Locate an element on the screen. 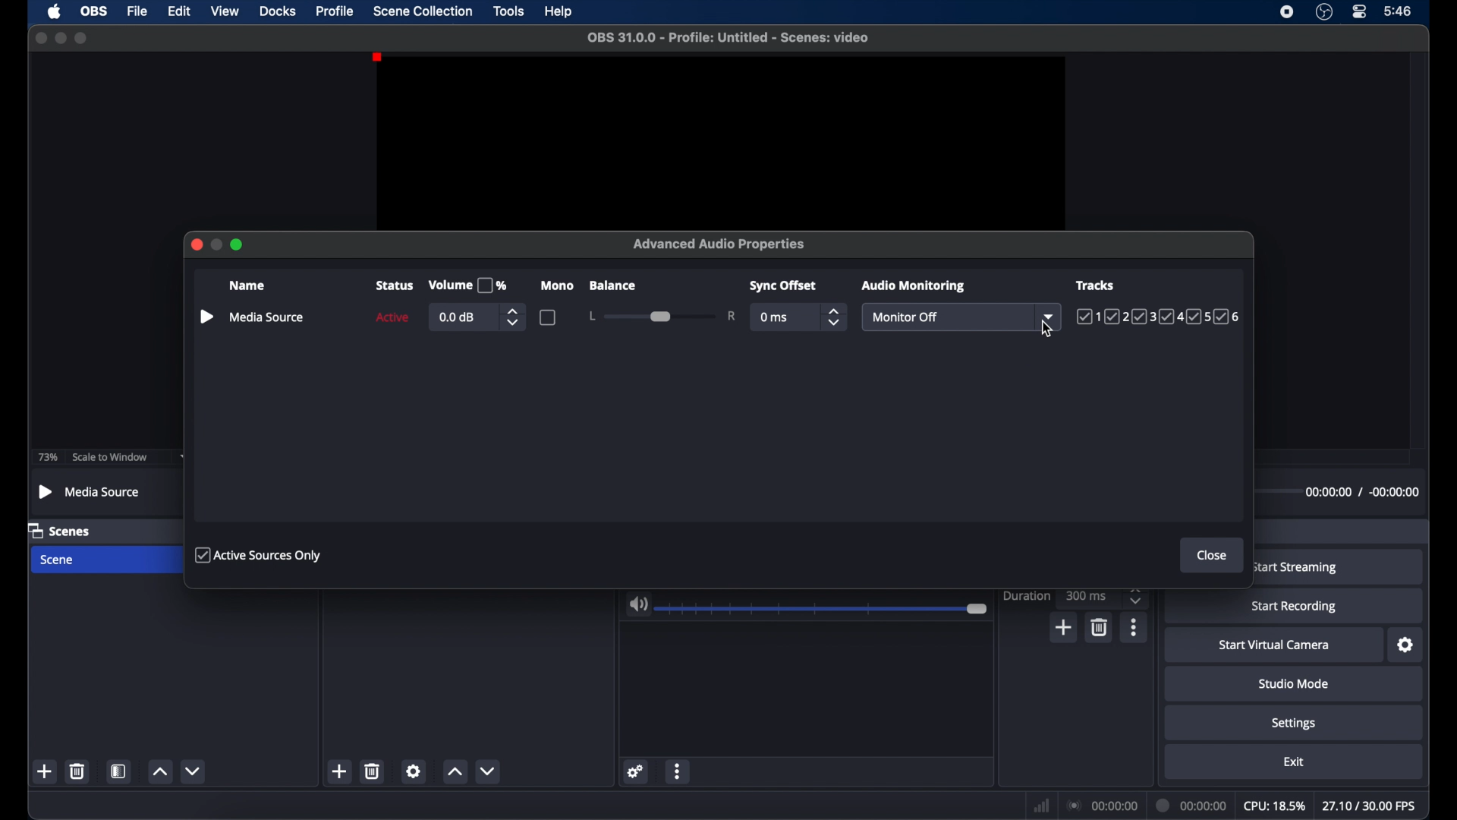  minimize is located at coordinates (217, 244).